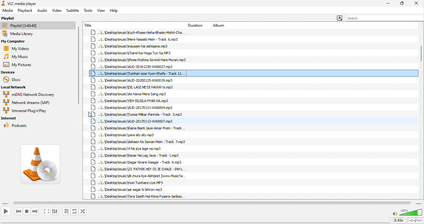  I want to click on +.\..\Desktop\music\AUD-20170113-WA0007.mp3, so click(134, 121).